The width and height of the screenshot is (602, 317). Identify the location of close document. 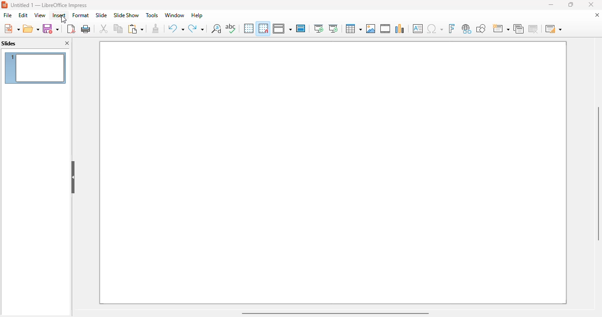
(597, 15).